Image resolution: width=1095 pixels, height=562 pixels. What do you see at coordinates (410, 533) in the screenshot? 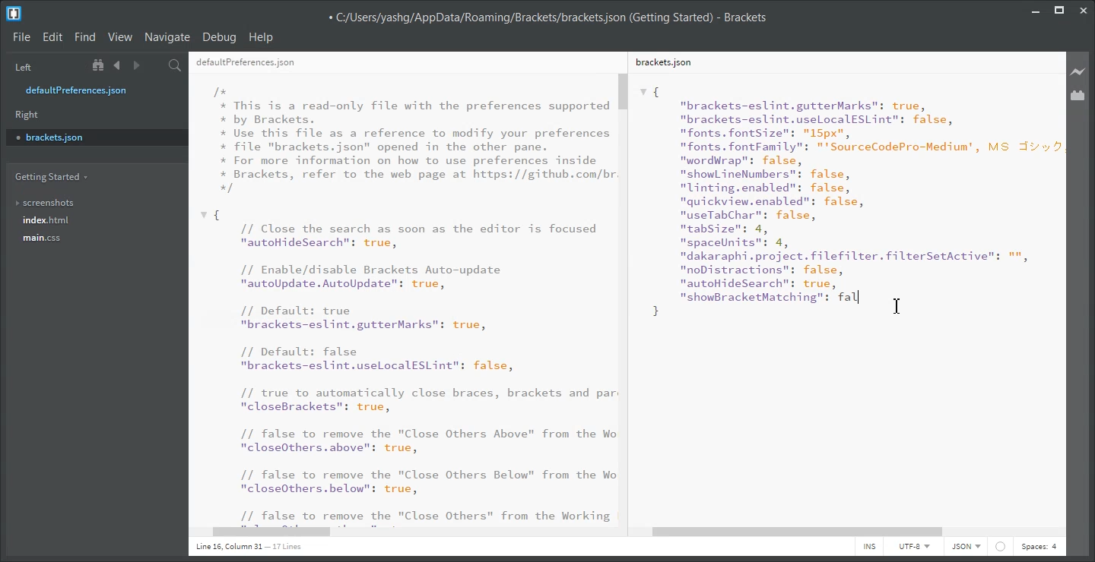
I see `Horizontal Scroll Bar` at bounding box center [410, 533].